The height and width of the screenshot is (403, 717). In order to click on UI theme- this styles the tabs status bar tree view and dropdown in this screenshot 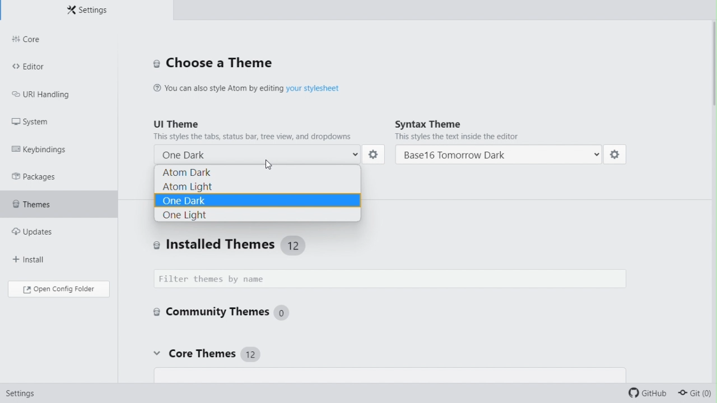, I will do `click(257, 128)`.